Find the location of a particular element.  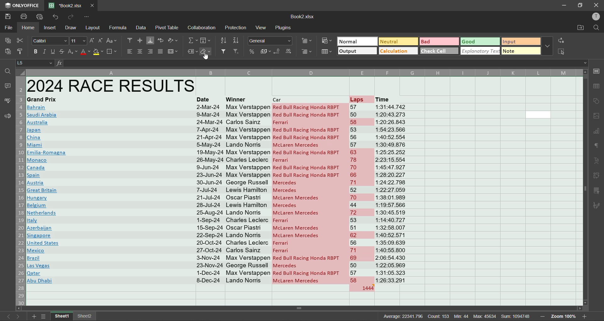

sheet list is located at coordinates (46, 316).